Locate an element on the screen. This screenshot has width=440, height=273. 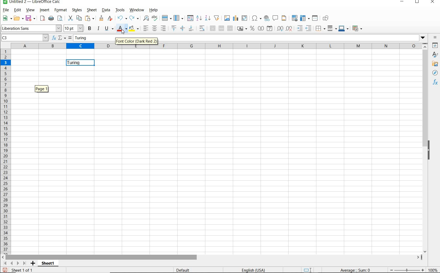
ZOOM OUT OR ZOOM IN is located at coordinates (404, 270).